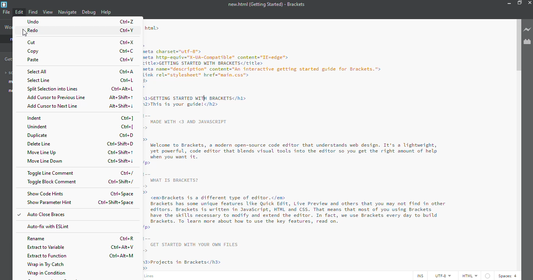  I want to click on live preview, so click(527, 29).